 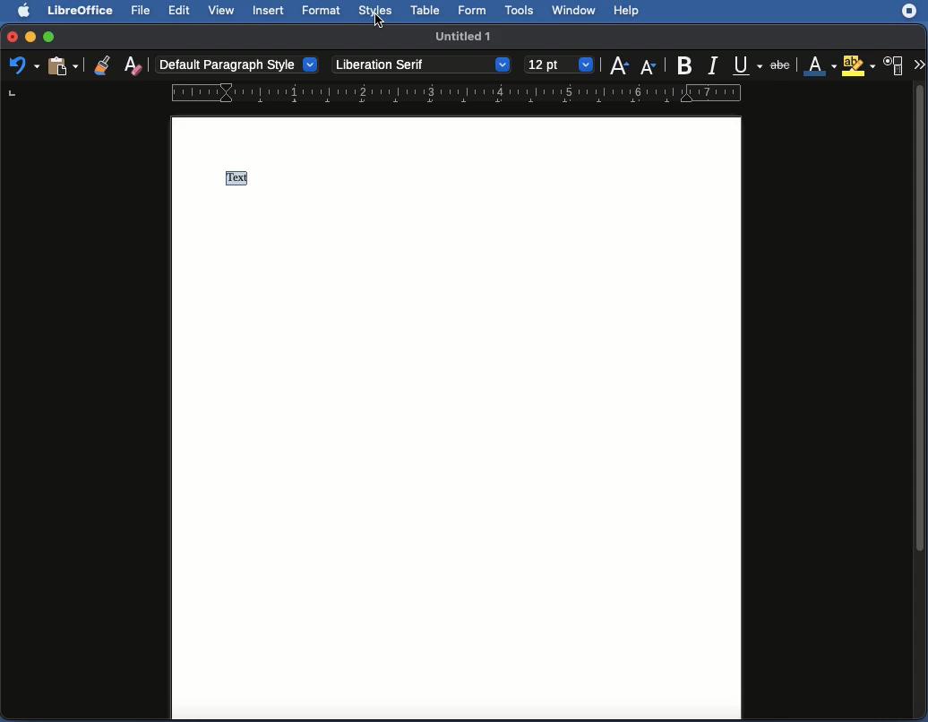 I want to click on Undo, so click(x=23, y=66).